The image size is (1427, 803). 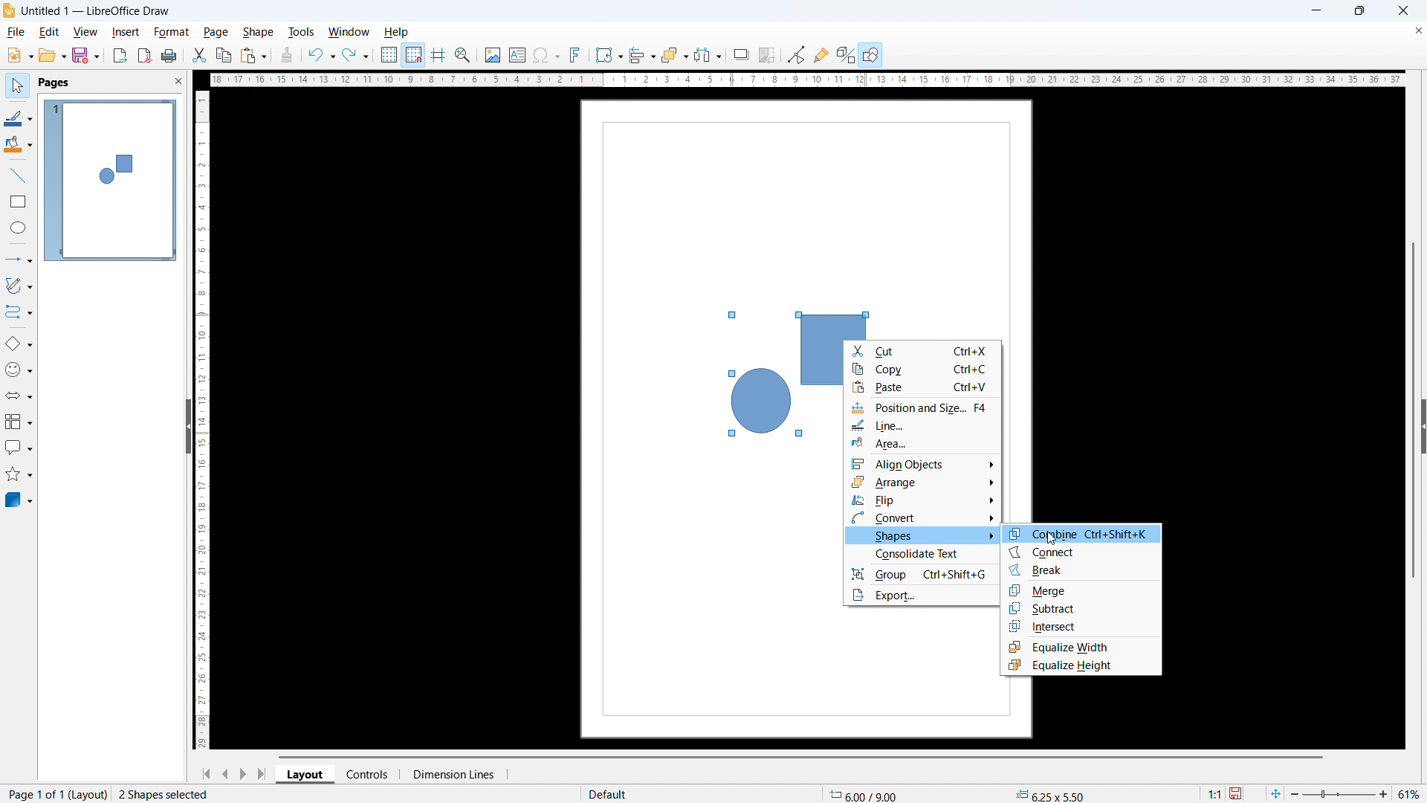 What do you see at coordinates (20, 500) in the screenshot?
I see `3D object` at bounding box center [20, 500].